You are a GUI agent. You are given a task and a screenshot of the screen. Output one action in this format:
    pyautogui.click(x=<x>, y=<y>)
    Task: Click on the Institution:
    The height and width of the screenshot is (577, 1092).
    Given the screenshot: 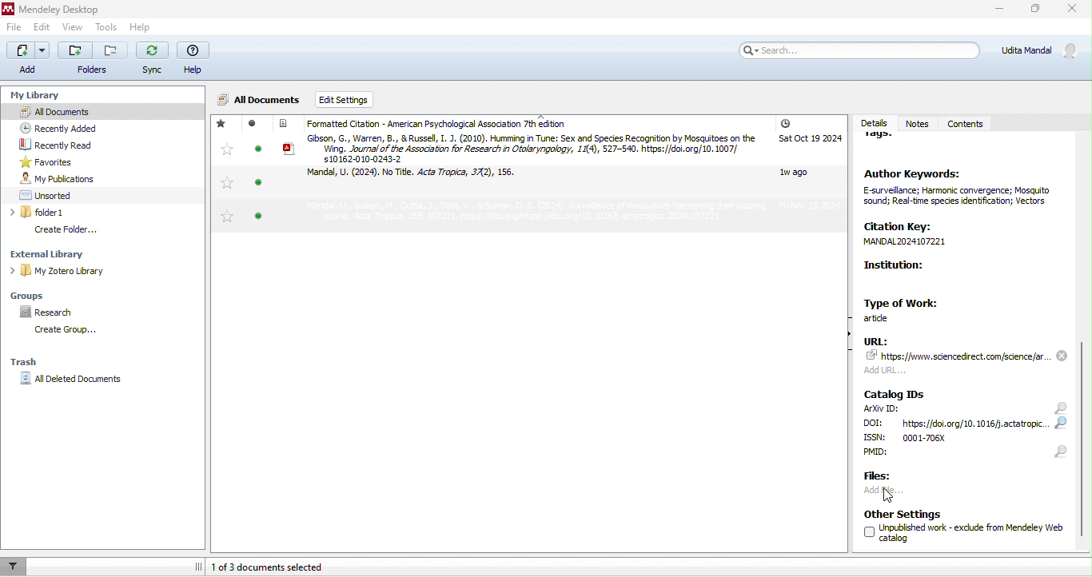 What is the action you would take?
    pyautogui.click(x=934, y=276)
    